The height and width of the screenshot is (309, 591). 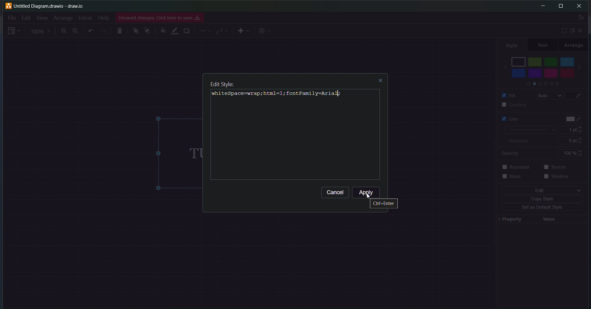 What do you see at coordinates (86, 17) in the screenshot?
I see `Extras` at bounding box center [86, 17].